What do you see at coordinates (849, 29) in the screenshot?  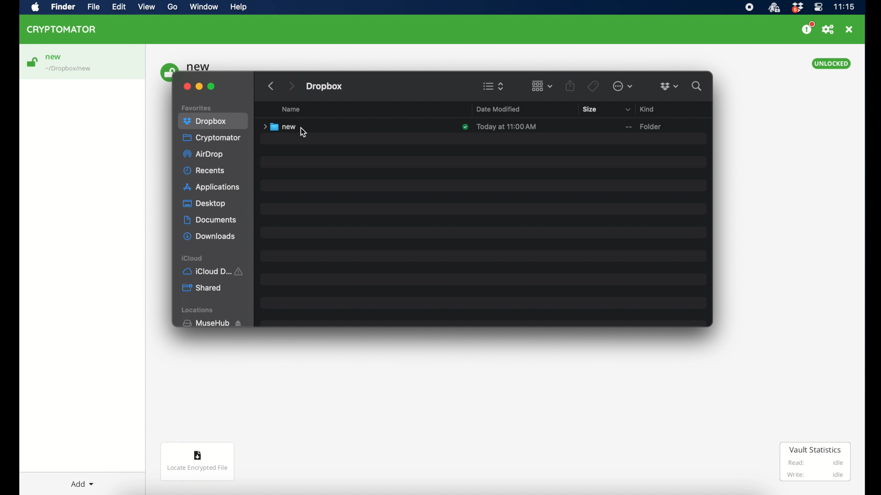 I see `close` at bounding box center [849, 29].